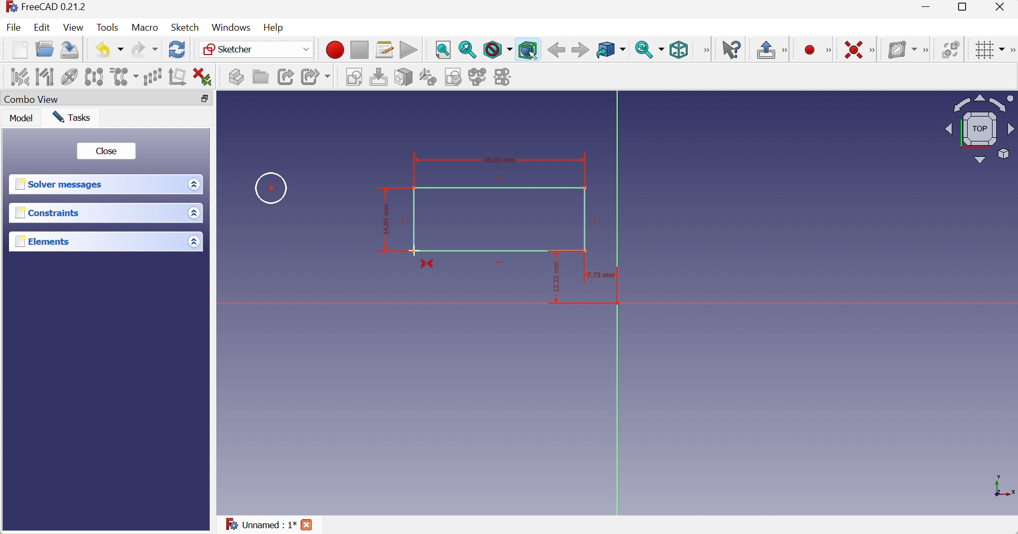  I want to click on Cursor, so click(413, 252).